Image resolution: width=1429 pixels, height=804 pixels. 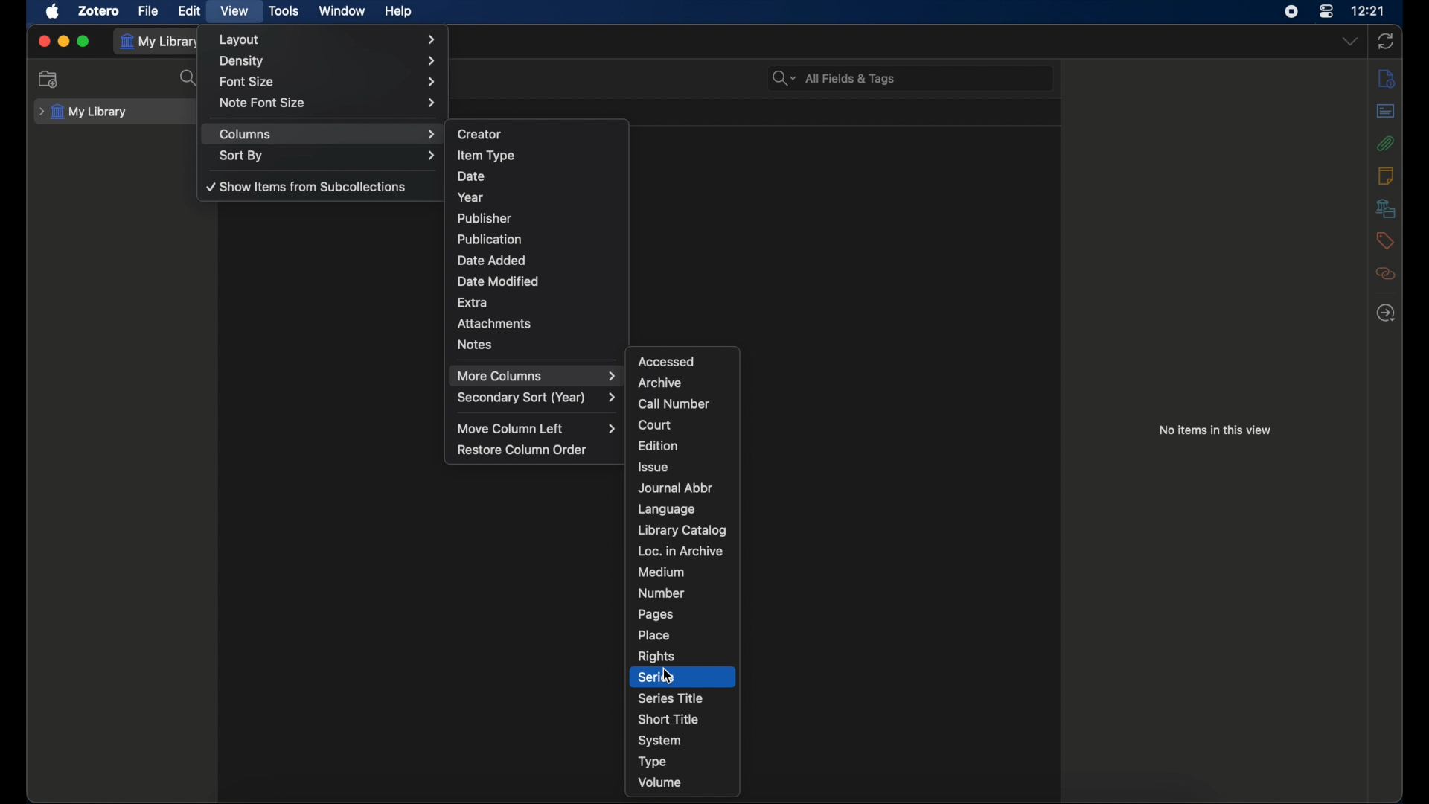 What do you see at coordinates (656, 614) in the screenshot?
I see `pages` at bounding box center [656, 614].